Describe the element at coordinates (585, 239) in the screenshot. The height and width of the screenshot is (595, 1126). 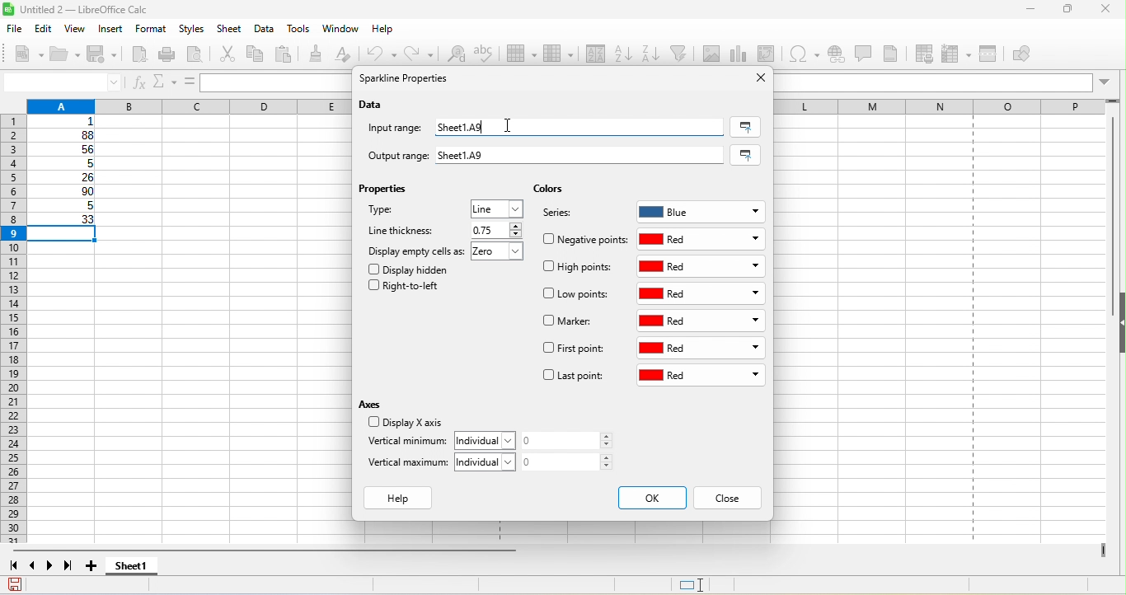
I see `negative points` at that location.